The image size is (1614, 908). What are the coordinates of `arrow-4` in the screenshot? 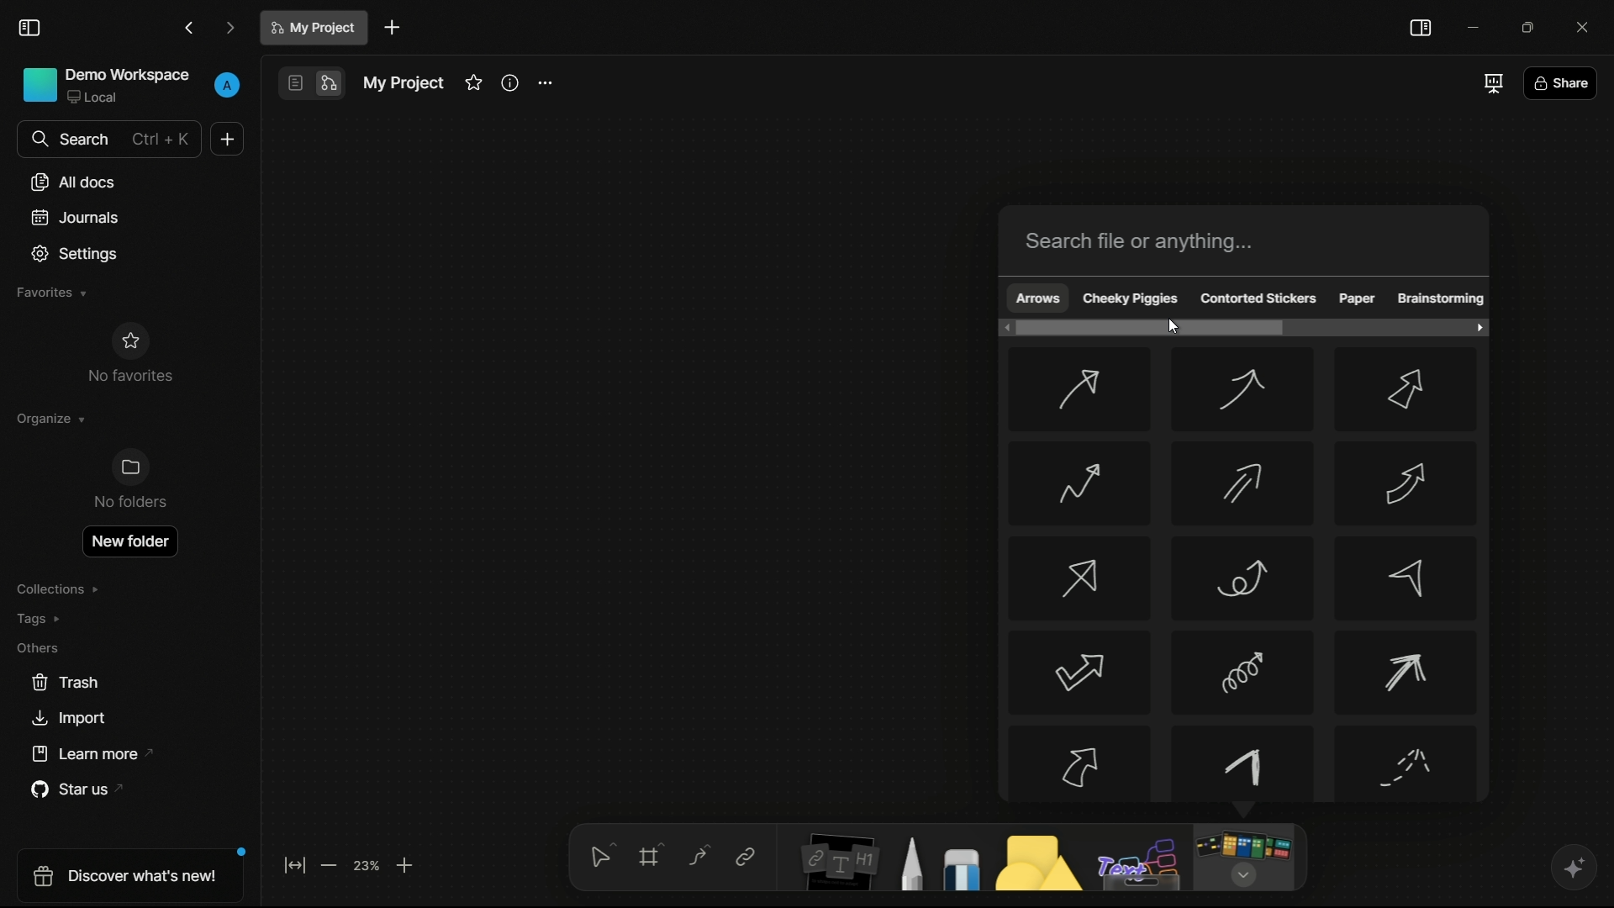 It's located at (1077, 483).